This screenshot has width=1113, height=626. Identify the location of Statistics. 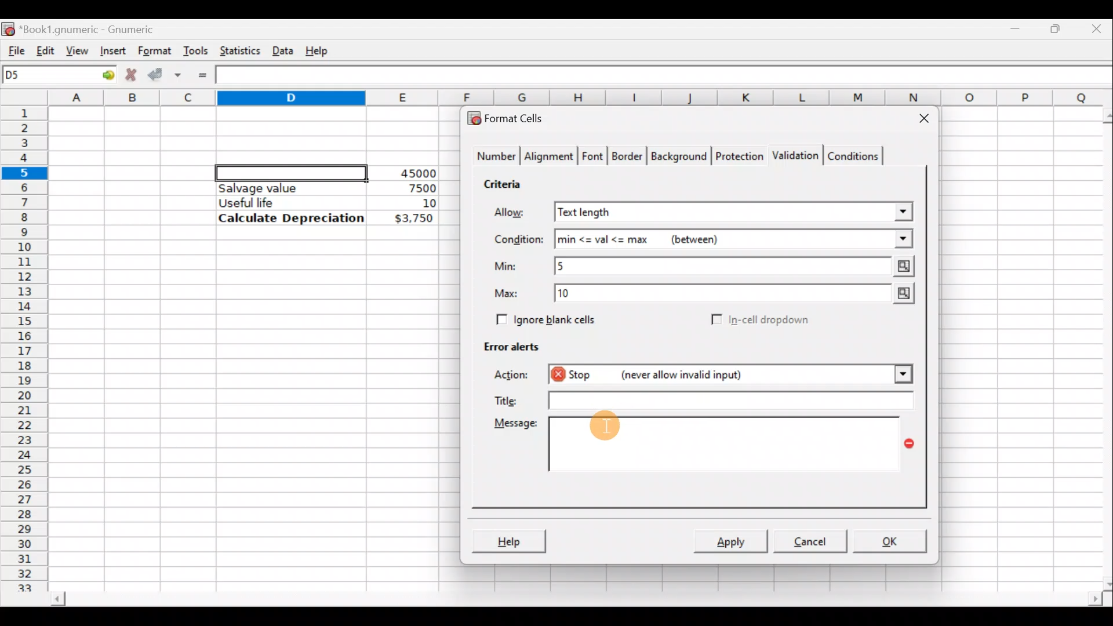
(237, 50).